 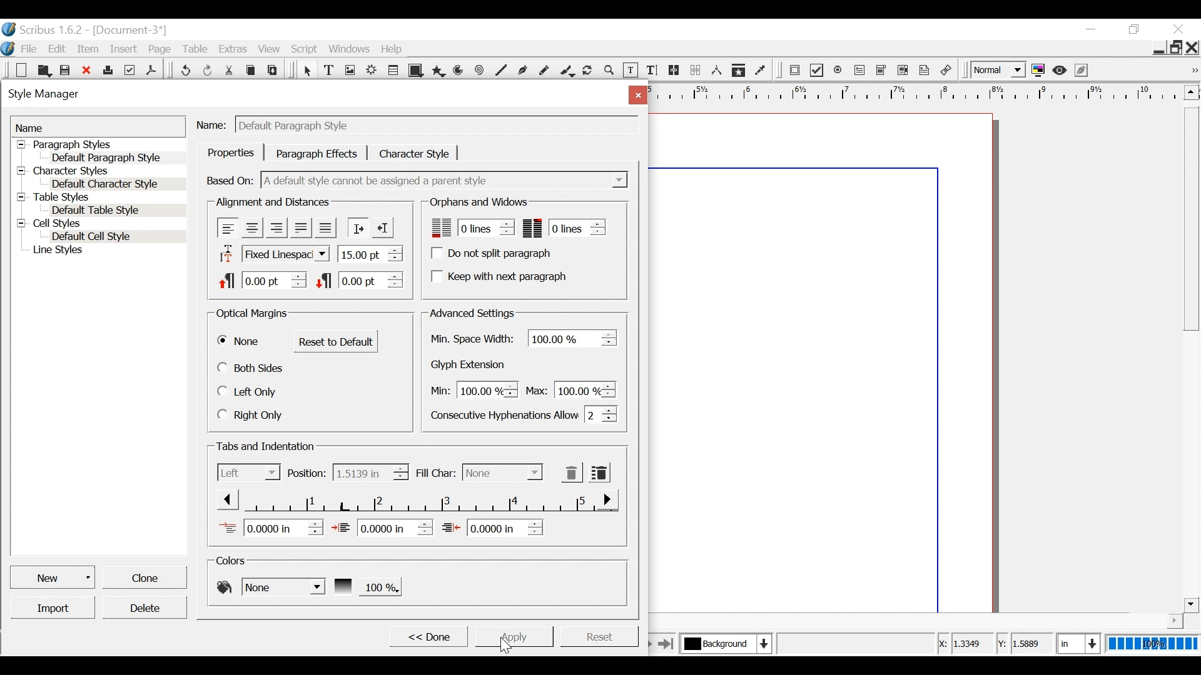 What do you see at coordinates (415, 501) in the screenshot?
I see `Adjust tab` at bounding box center [415, 501].